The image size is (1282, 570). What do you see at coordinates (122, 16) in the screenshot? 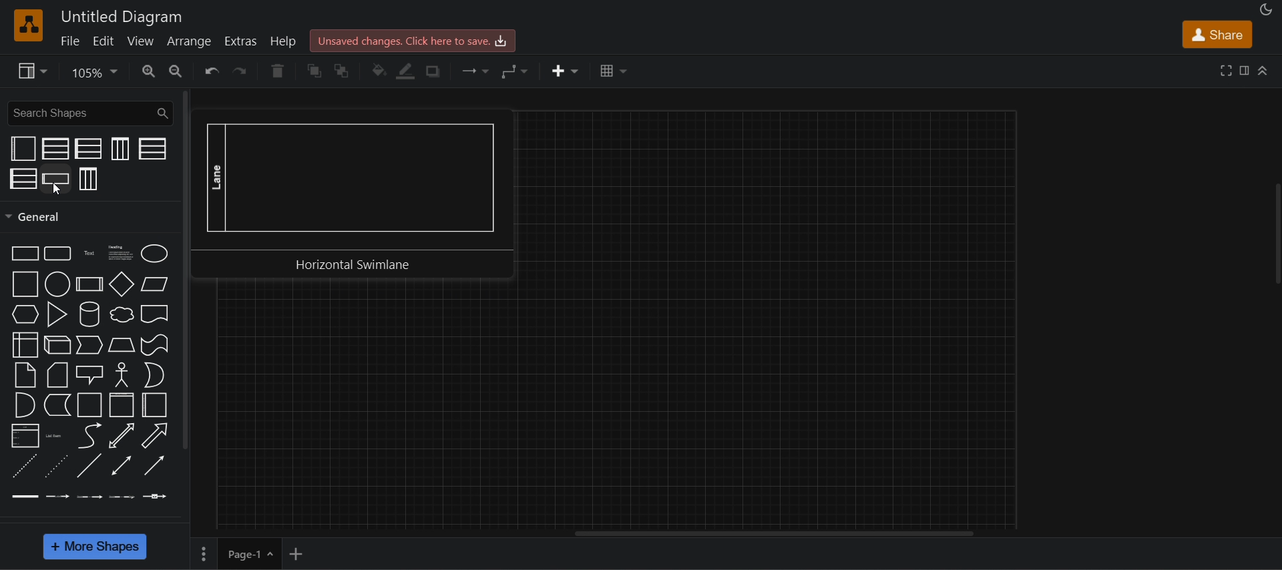
I see `Untitled diagram` at bounding box center [122, 16].